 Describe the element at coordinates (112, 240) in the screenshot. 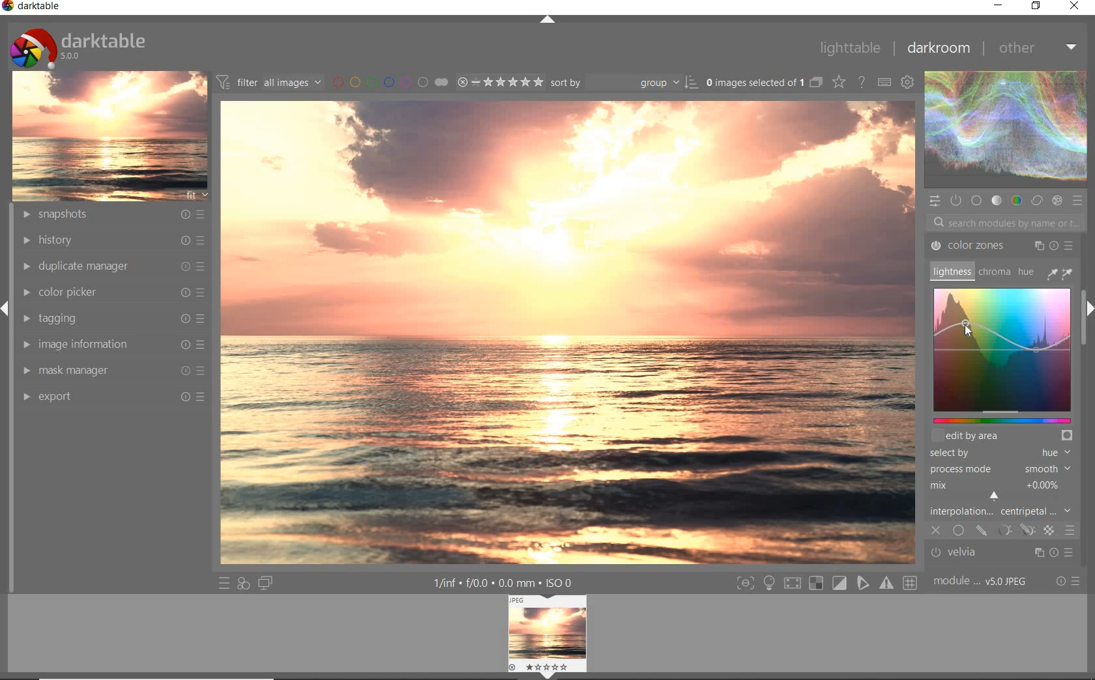

I see `HISTORY` at that location.